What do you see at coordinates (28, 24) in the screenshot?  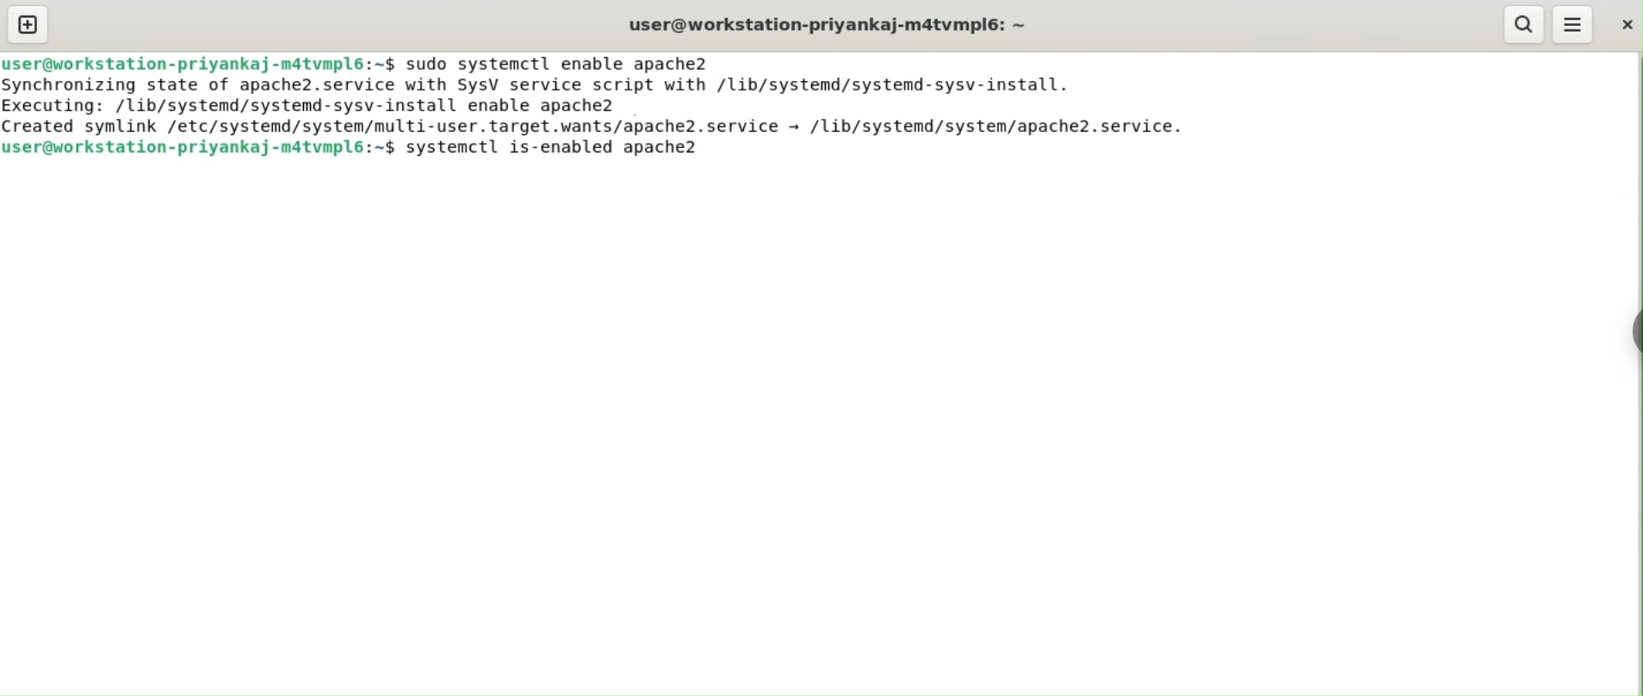 I see `new tab` at bounding box center [28, 24].